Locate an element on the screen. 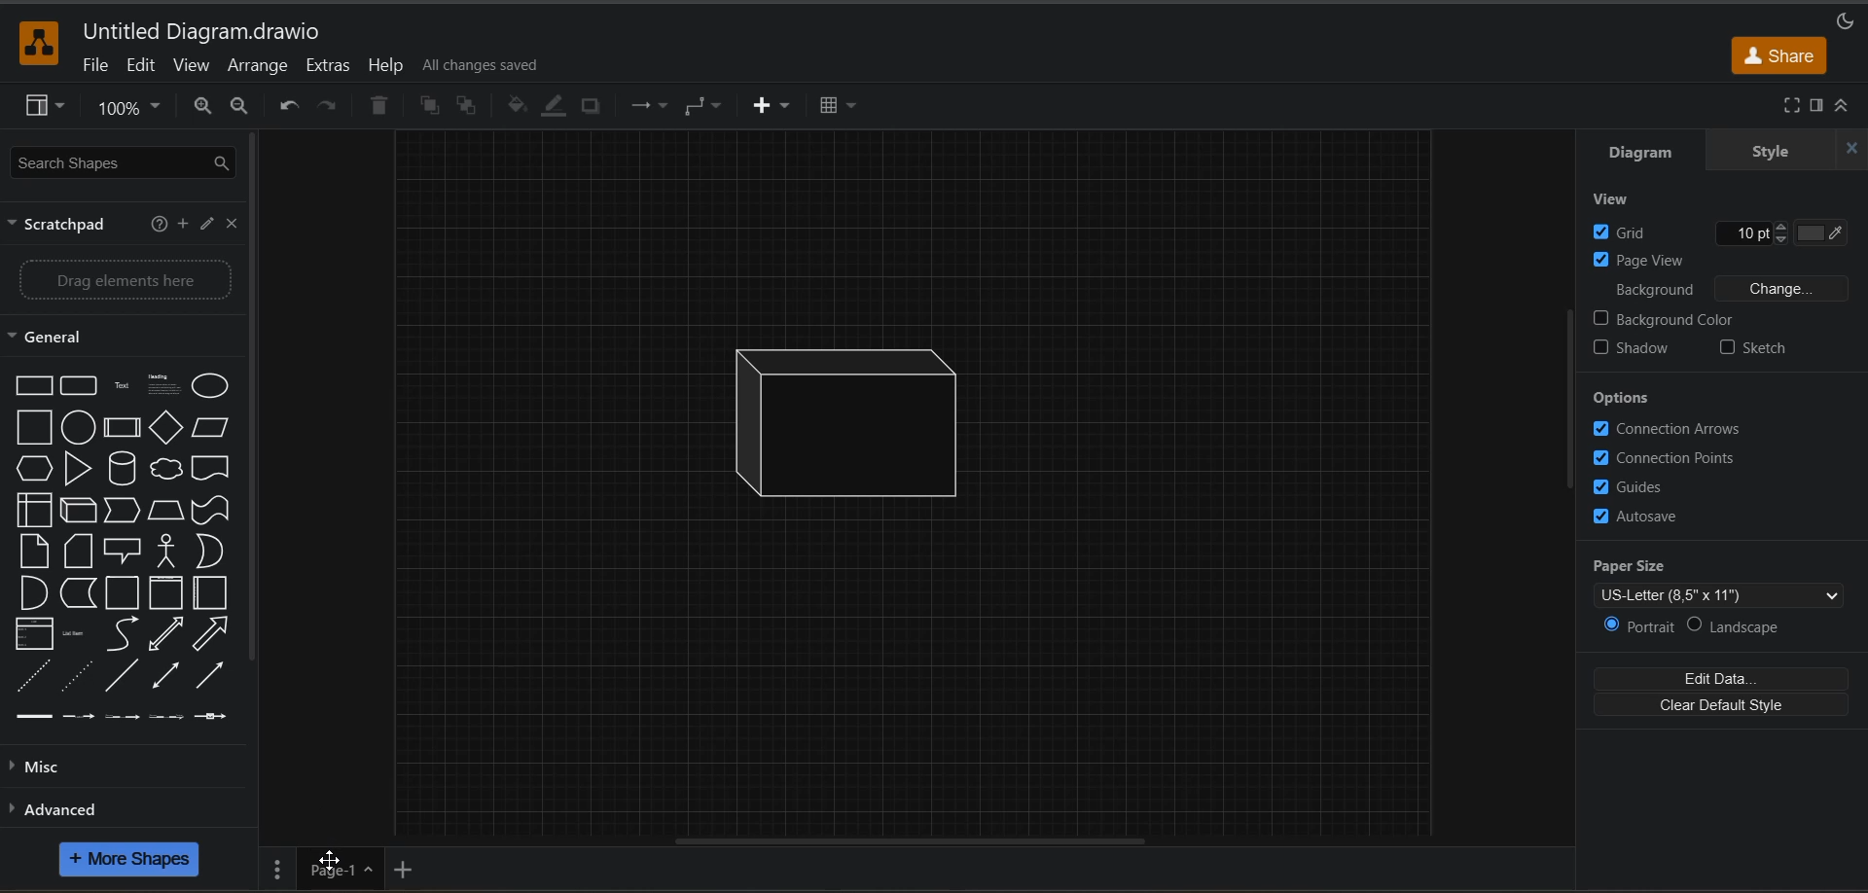 Image resolution: width=1868 pixels, height=893 pixels. all changes saved is located at coordinates (484, 63).